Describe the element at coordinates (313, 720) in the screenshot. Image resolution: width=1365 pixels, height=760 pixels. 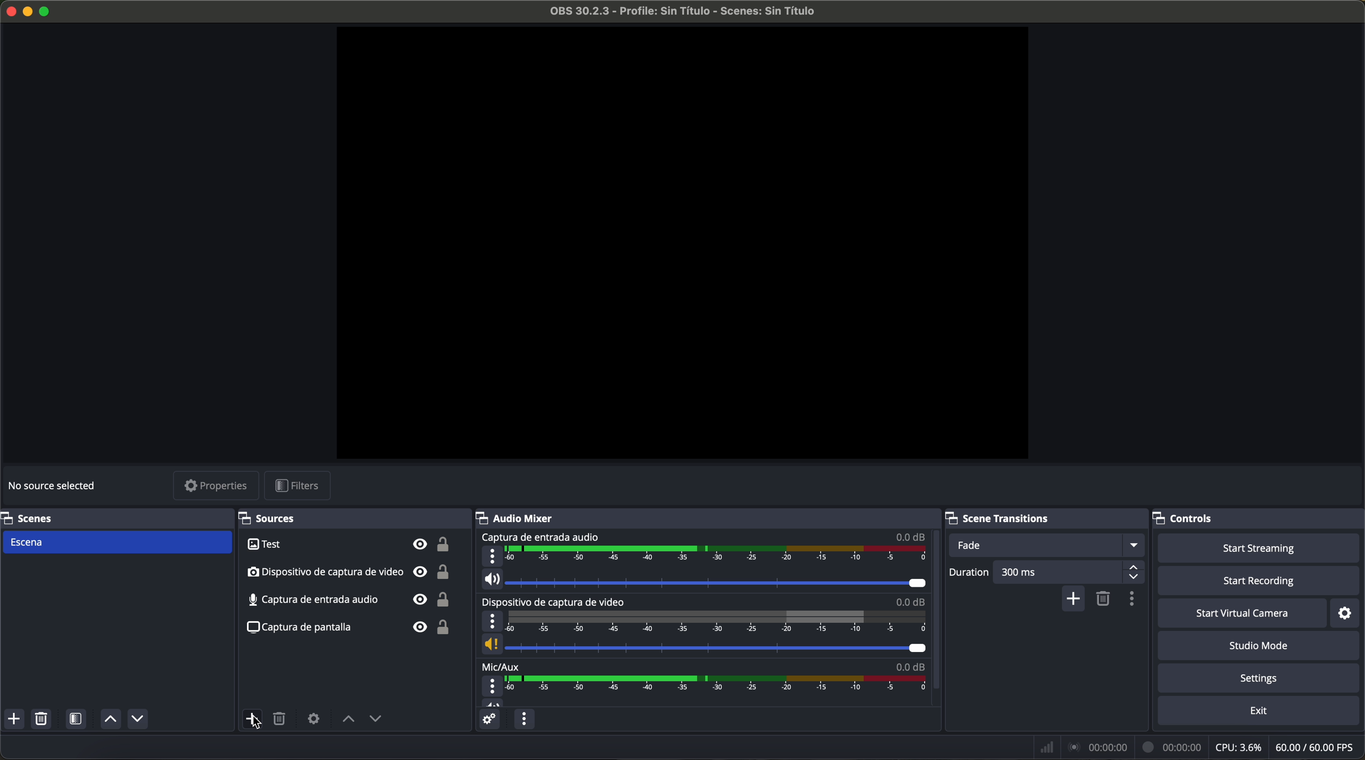
I see `open source properties` at that location.